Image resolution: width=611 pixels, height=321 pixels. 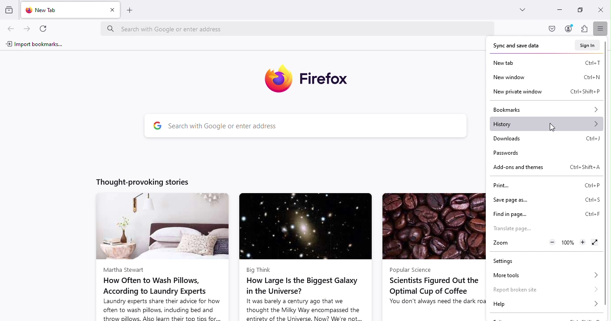 I want to click on Open application menu, so click(x=599, y=28).